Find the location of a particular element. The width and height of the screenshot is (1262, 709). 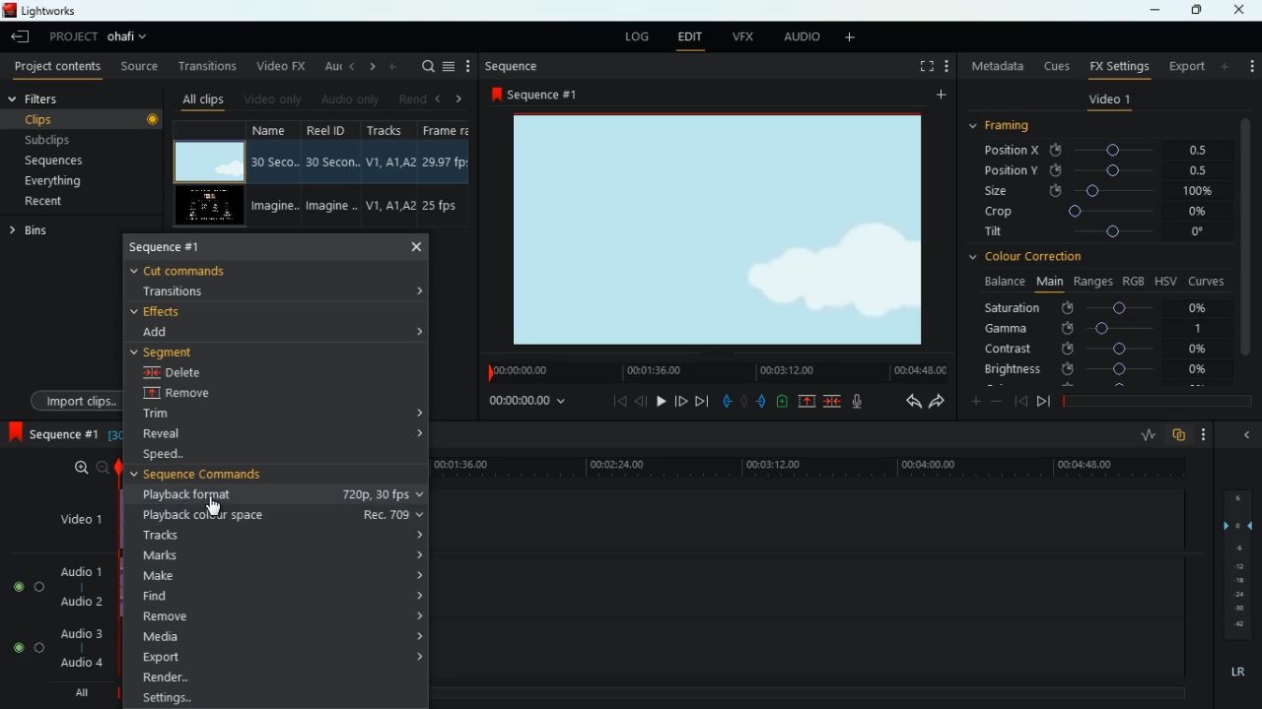

back is located at coordinates (911, 401).